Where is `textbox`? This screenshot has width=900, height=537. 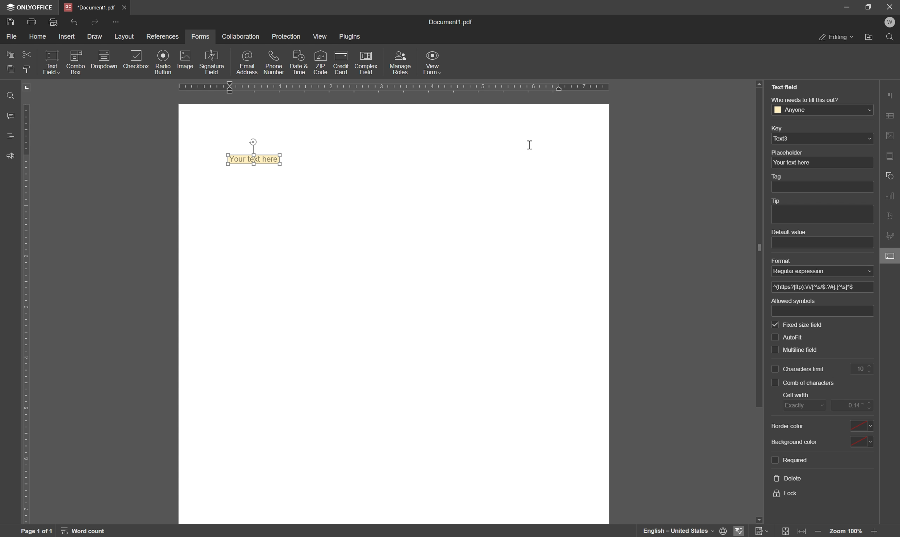 textbox is located at coordinates (827, 311).